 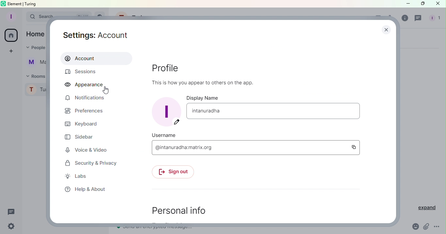 I want to click on Close, so click(x=438, y=4).